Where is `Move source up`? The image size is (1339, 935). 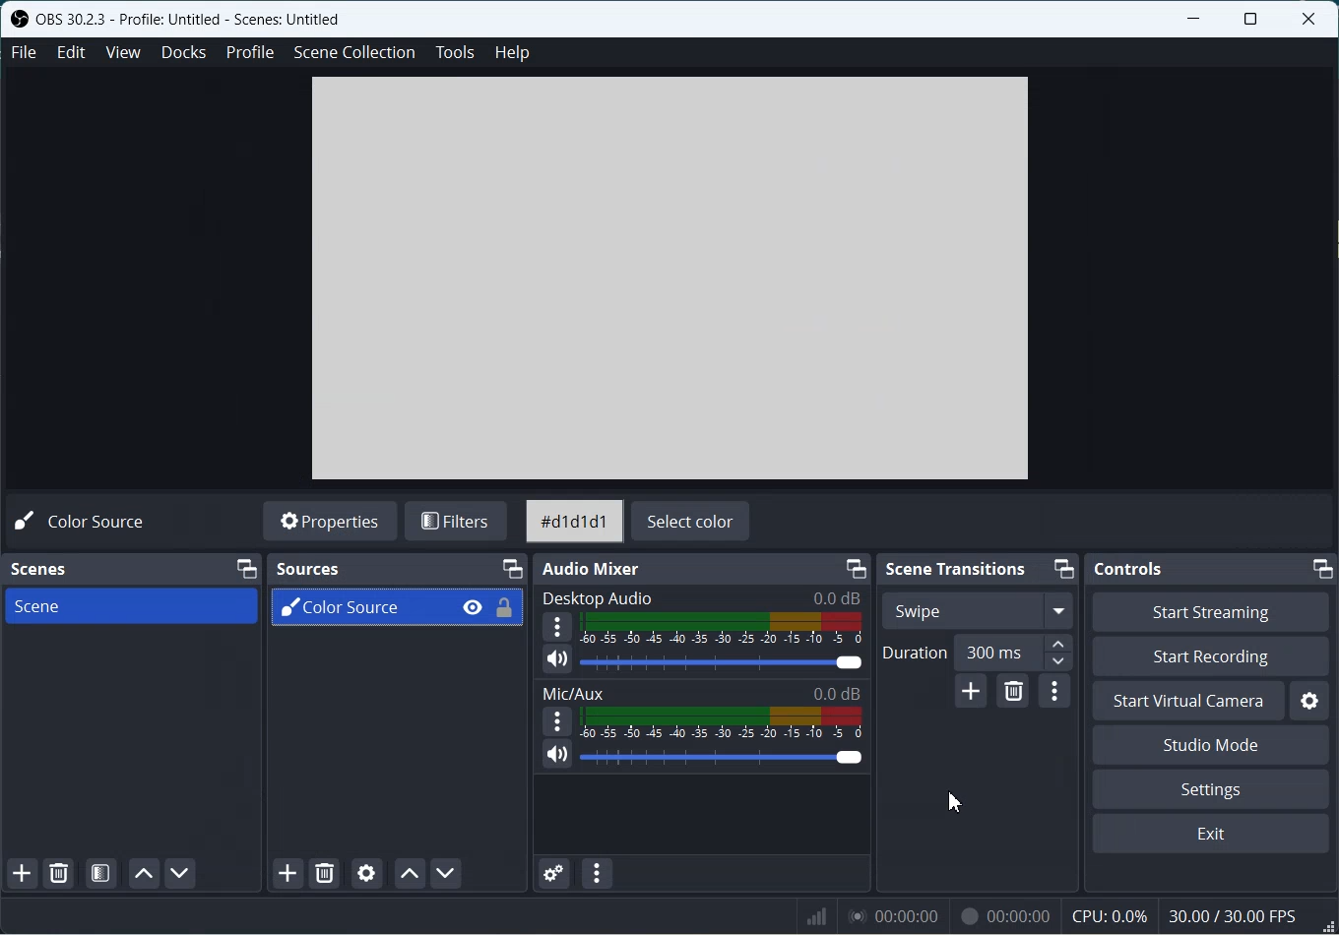 Move source up is located at coordinates (409, 874).